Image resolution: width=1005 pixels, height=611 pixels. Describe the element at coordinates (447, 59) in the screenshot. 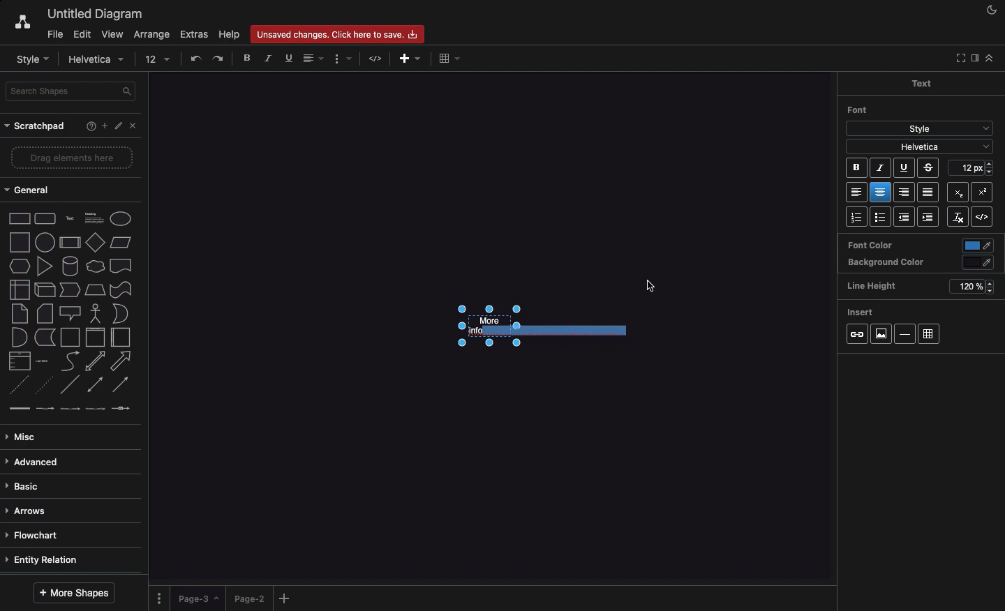

I see `Add` at that location.